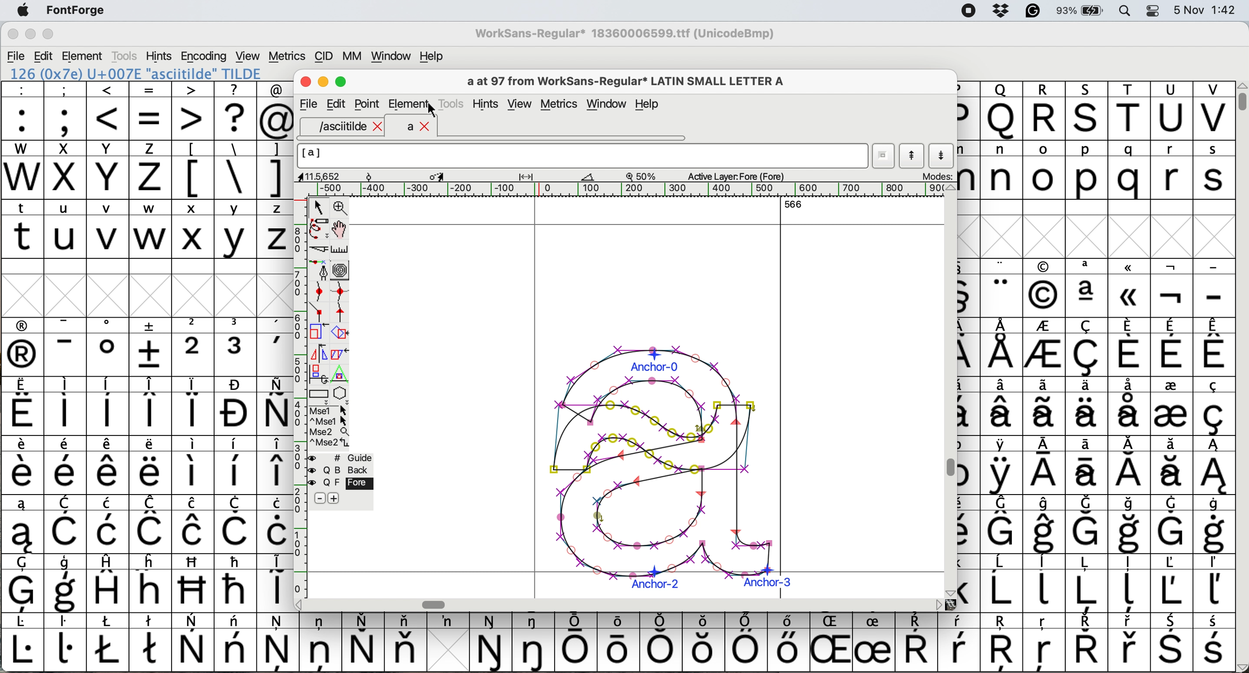 The image size is (1249, 673). What do you see at coordinates (1170, 583) in the screenshot?
I see `symbol` at bounding box center [1170, 583].